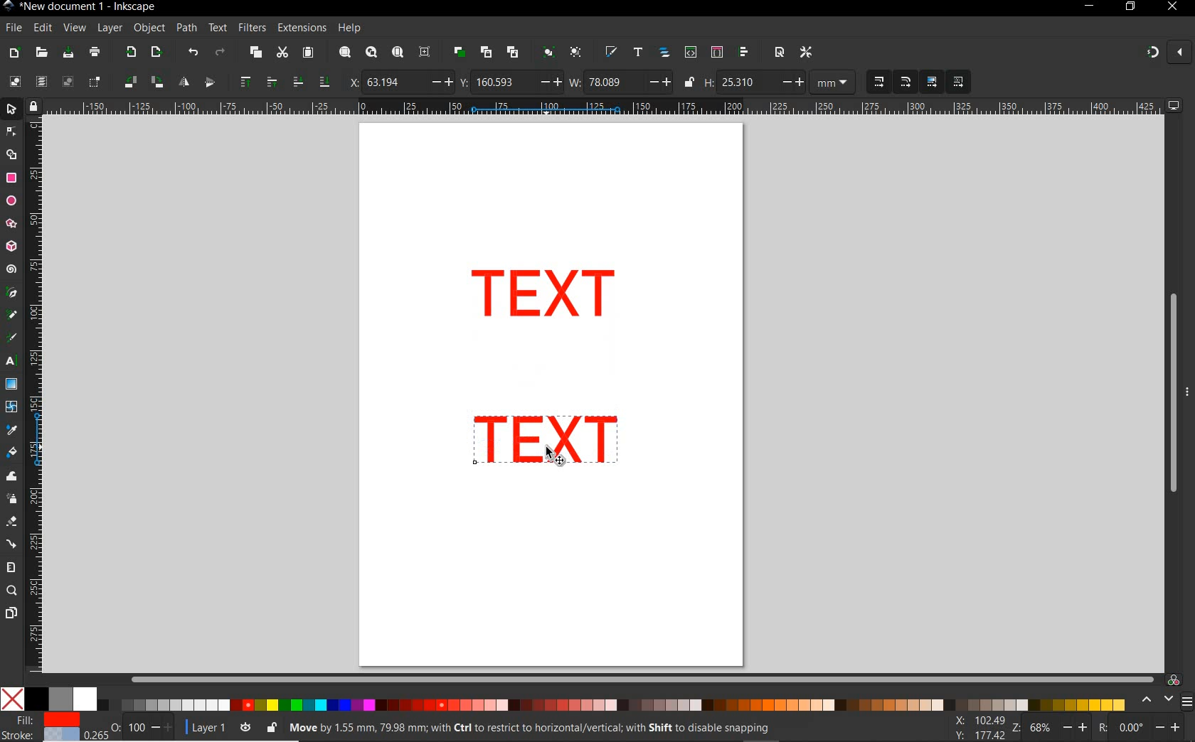 The width and height of the screenshot is (1195, 742). What do you see at coordinates (93, 53) in the screenshot?
I see `print` at bounding box center [93, 53].